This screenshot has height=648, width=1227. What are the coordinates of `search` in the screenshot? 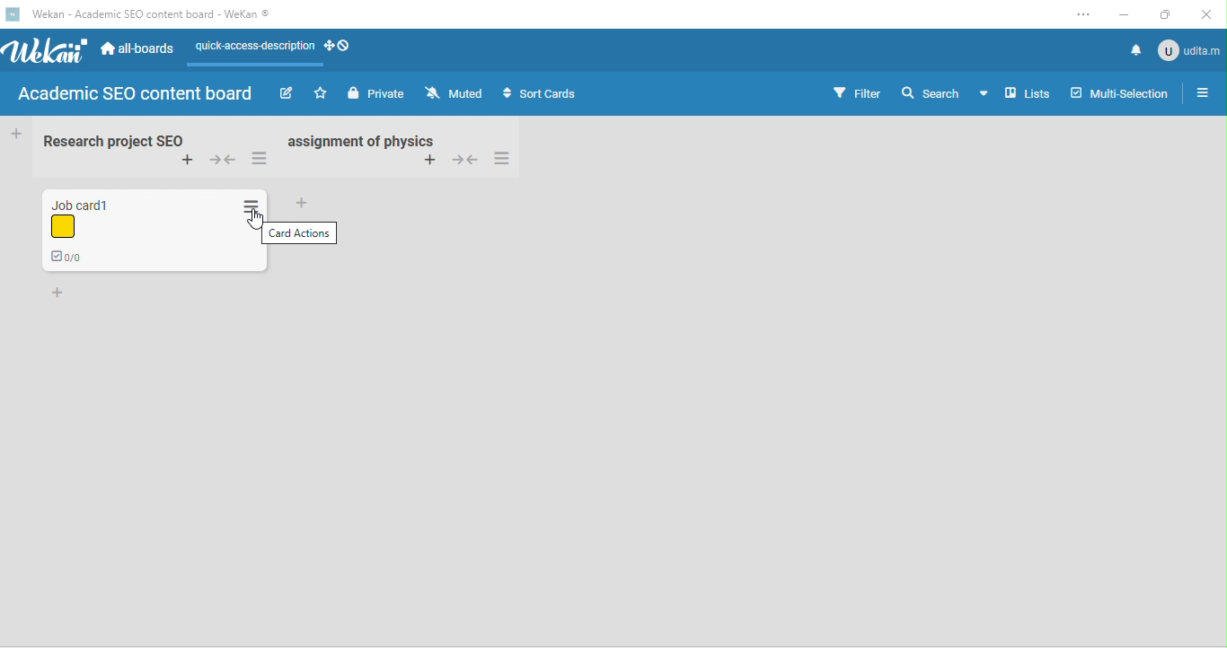 It's located at (928, 92).